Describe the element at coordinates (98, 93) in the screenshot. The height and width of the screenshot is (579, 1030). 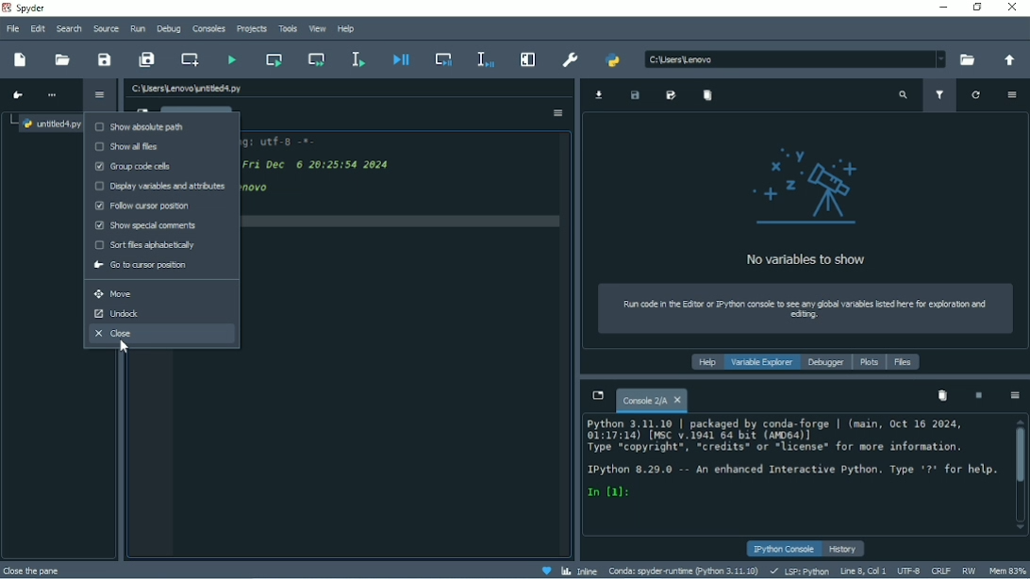
I see `Options` at that location.